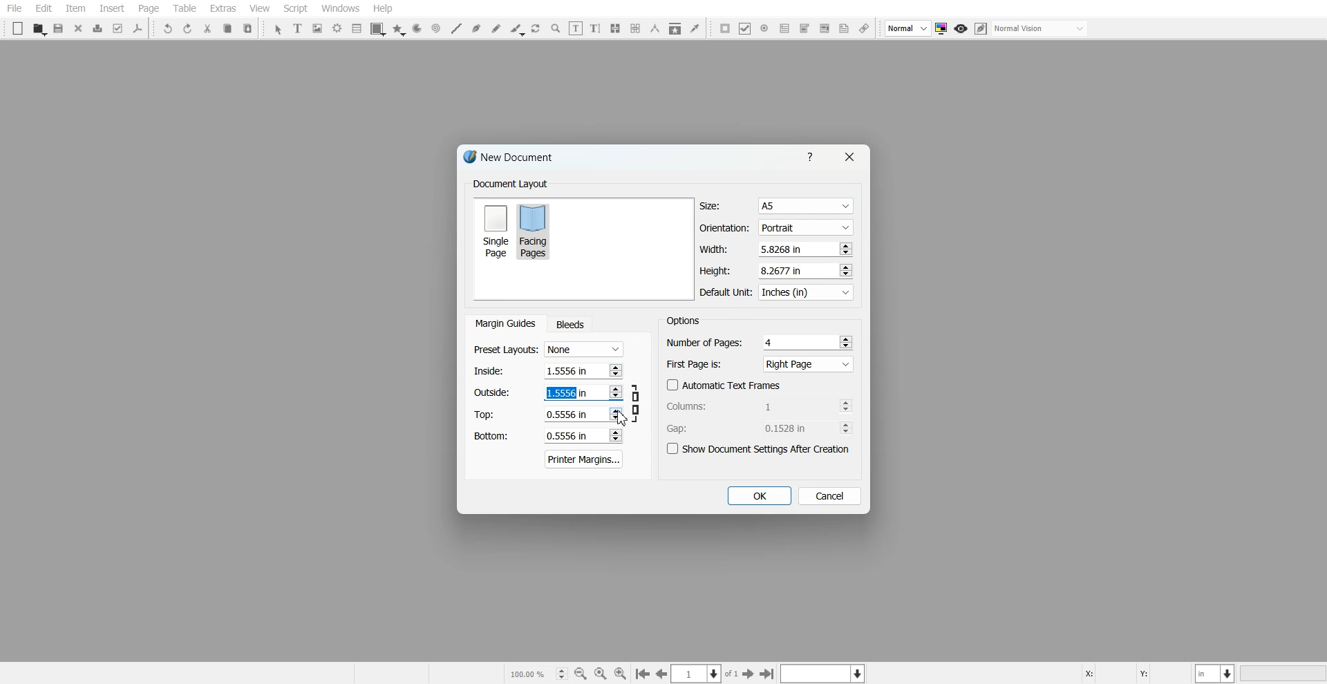 This screenshot has width=1327, height=684. Describe the element at coordinates (745, 28) in the screenshot. I see `PDF Check Box` at that location.